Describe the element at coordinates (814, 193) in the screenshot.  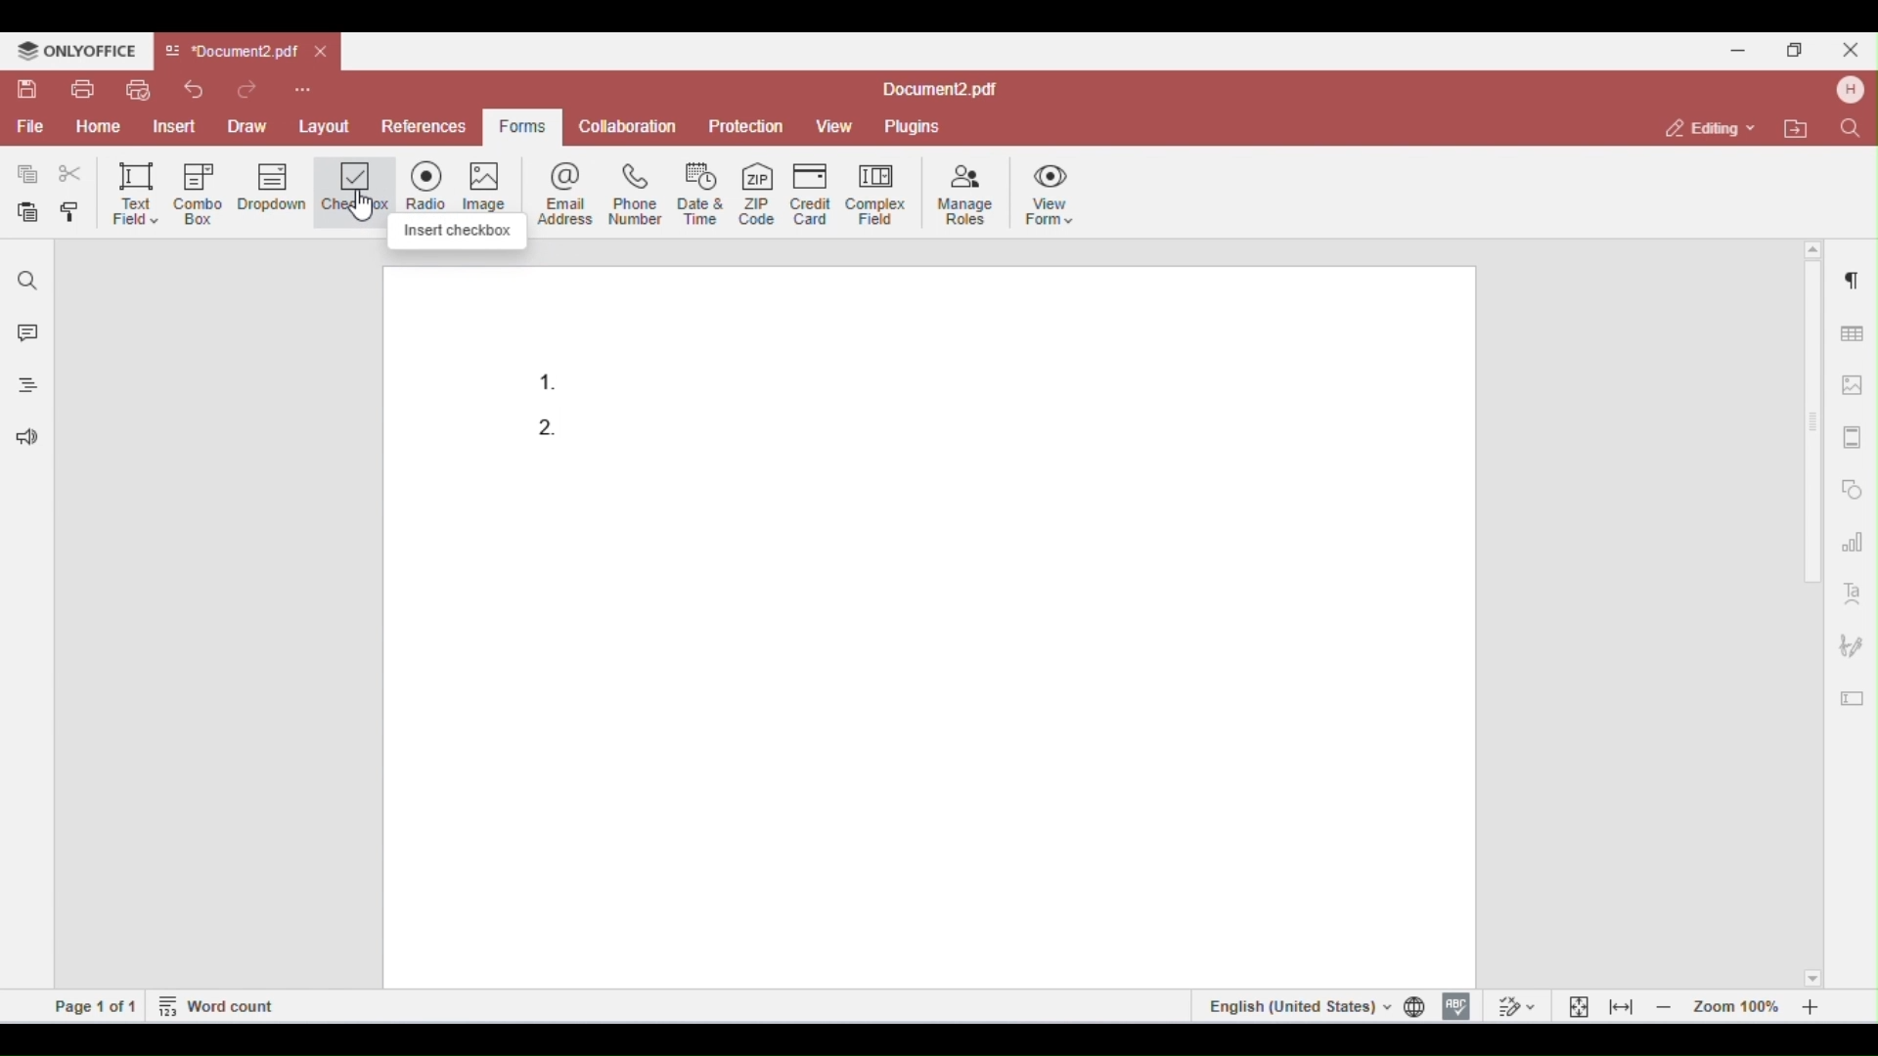
I see `credit card` at that location.